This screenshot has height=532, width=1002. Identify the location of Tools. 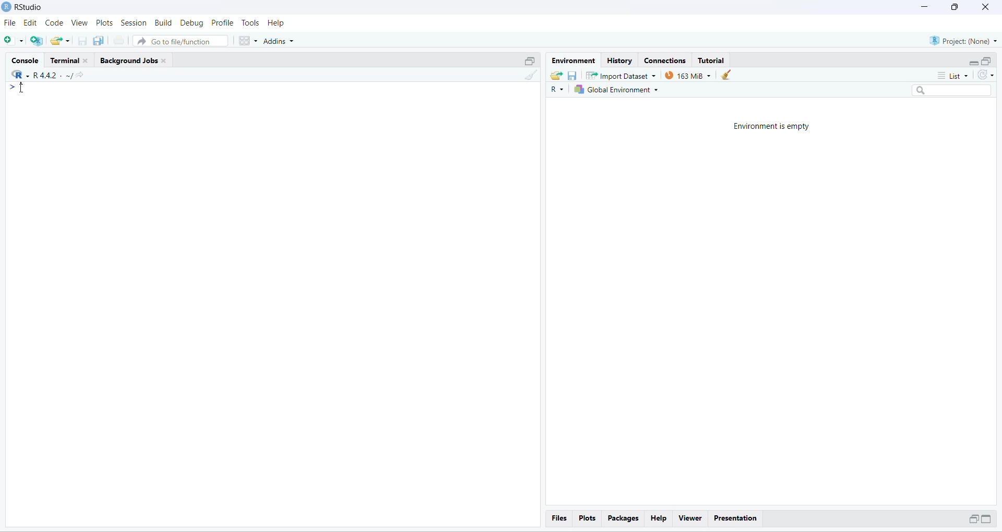
(249, 23).